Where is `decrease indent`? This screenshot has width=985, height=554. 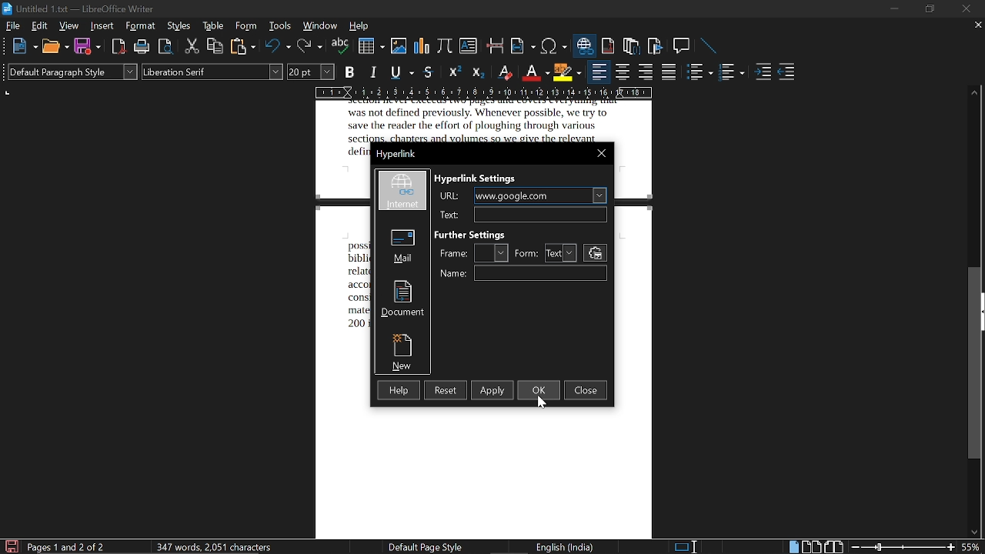 decrease indent is located at coordinates (787, 75).